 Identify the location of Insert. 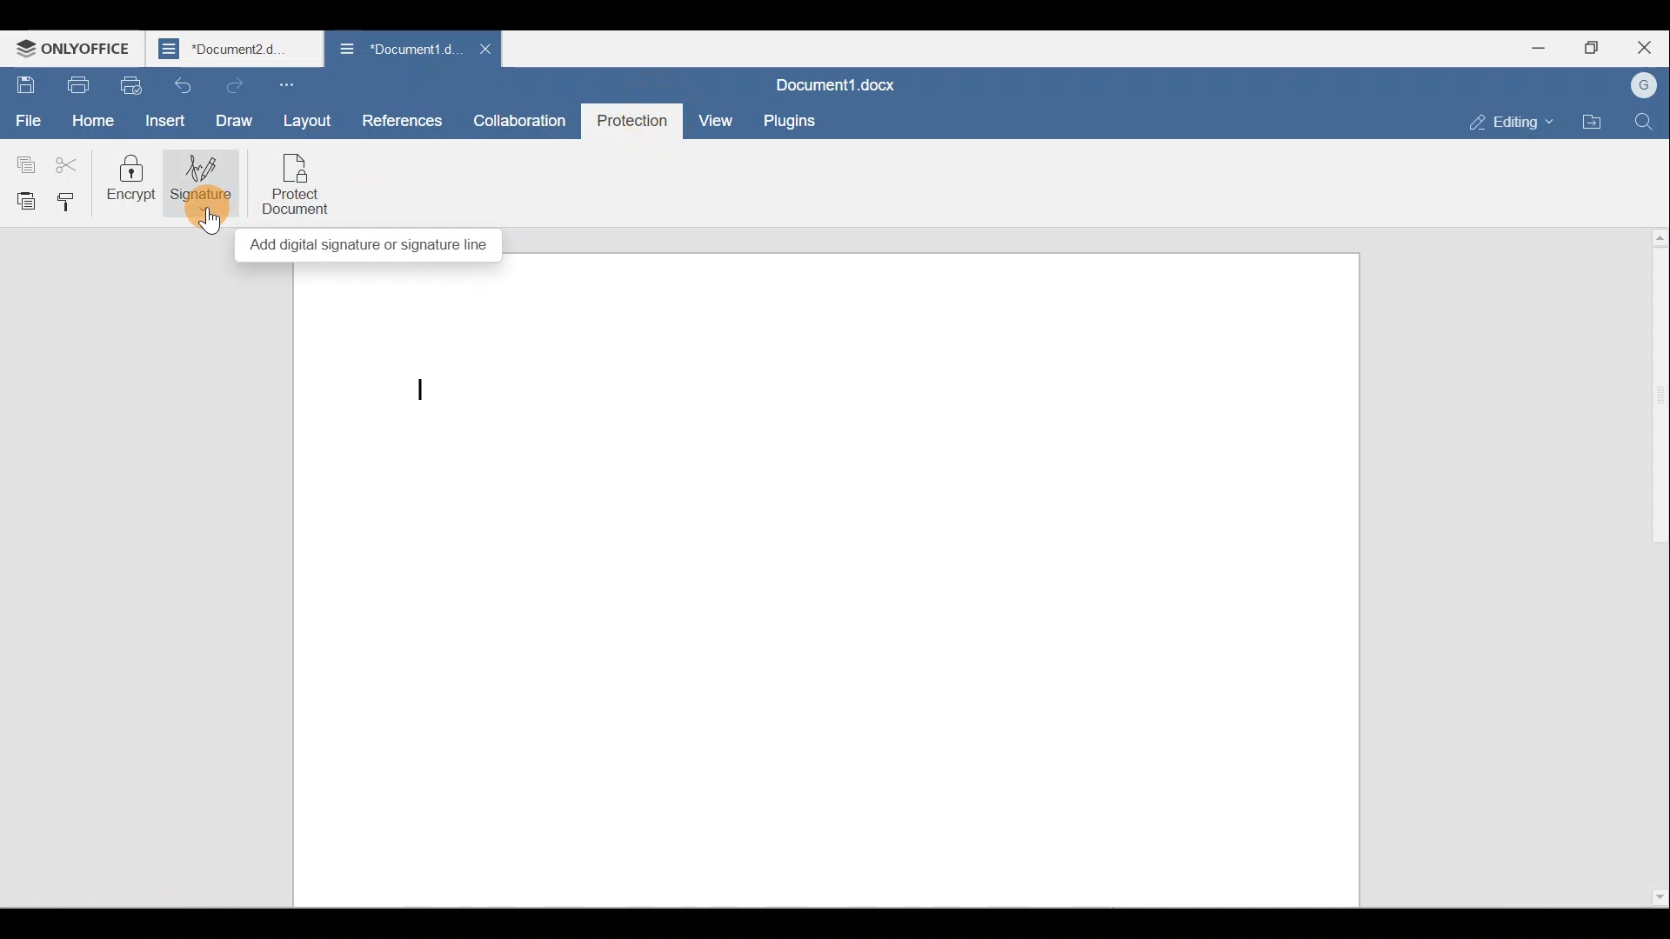
(168, 120).